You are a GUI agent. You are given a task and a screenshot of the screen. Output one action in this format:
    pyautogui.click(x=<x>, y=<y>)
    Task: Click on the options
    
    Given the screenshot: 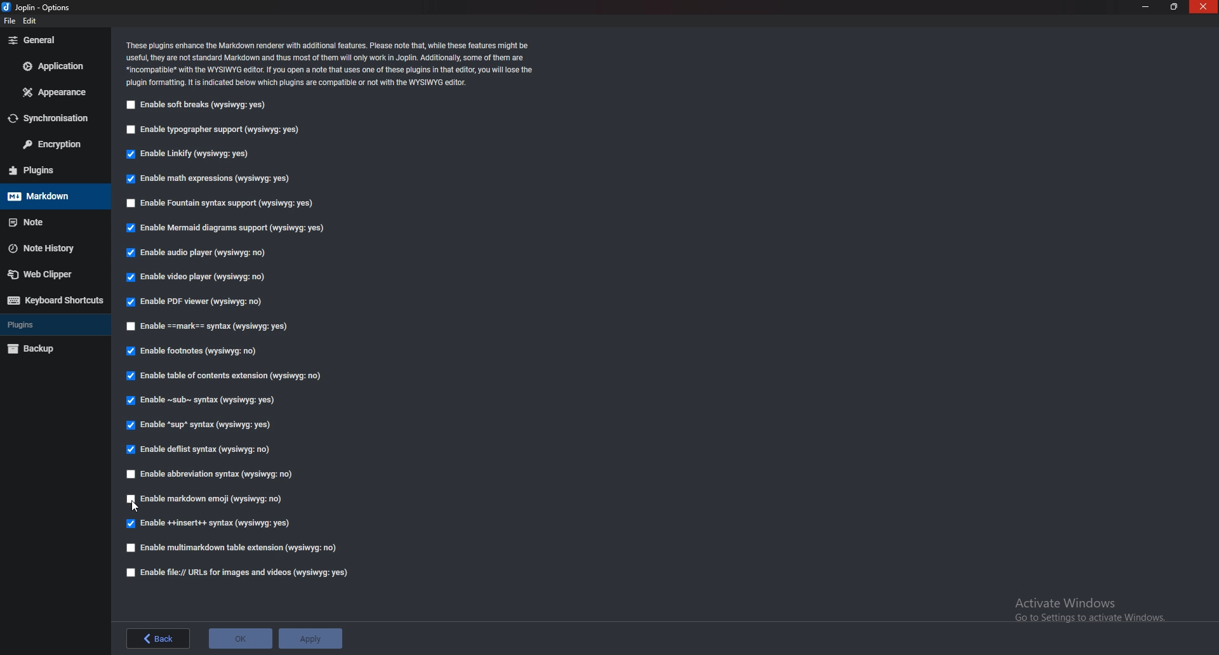 What is the action you would take?
    pyautogui.click(x=43, y=7)
    